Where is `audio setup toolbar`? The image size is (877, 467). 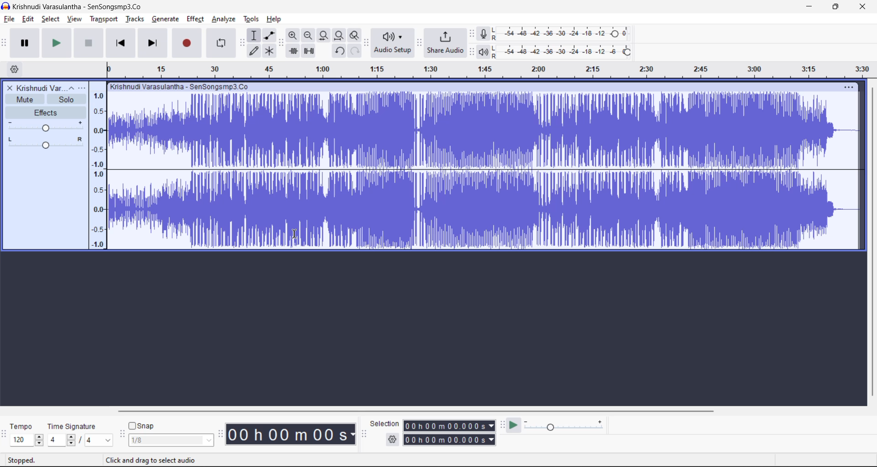 audio setup toolbar is located at coordinates (367, 43).